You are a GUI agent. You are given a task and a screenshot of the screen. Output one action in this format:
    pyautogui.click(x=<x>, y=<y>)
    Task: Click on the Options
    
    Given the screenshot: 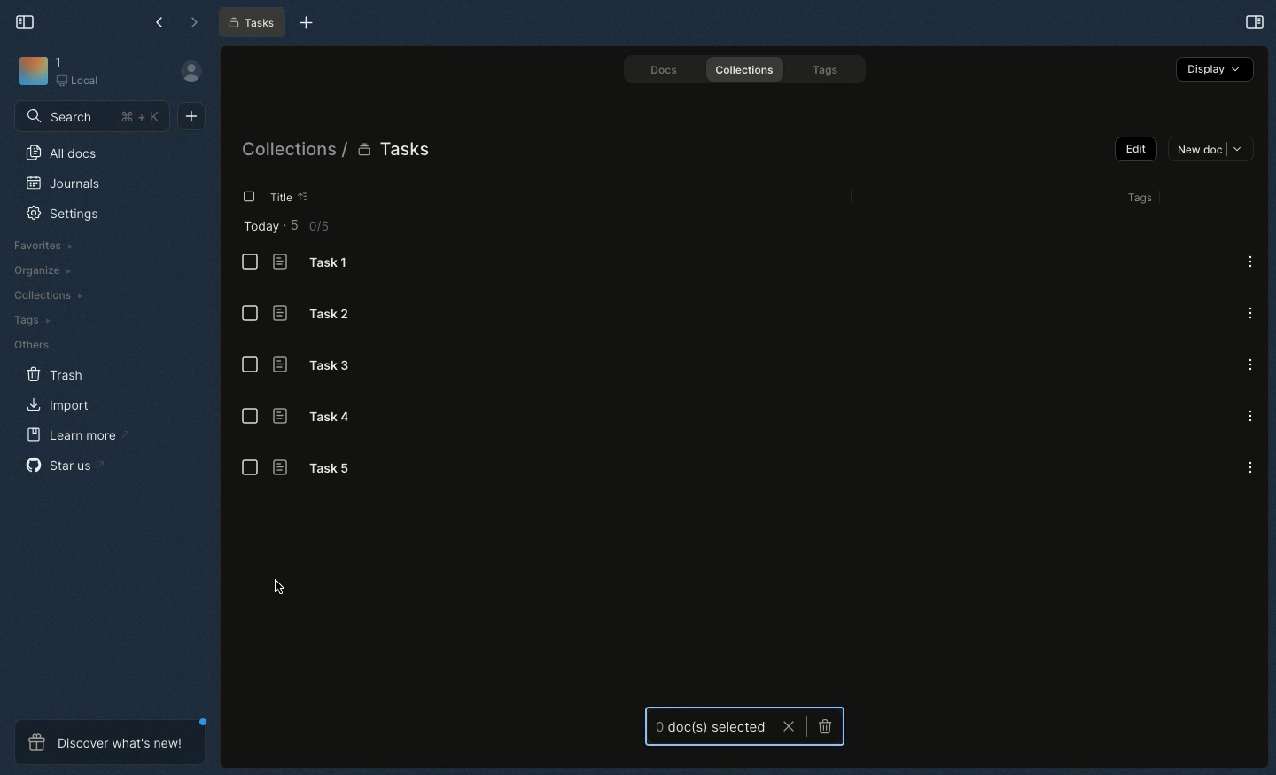 What is the action you would take?
    pyautogui.click(x=1250, y=311)
    